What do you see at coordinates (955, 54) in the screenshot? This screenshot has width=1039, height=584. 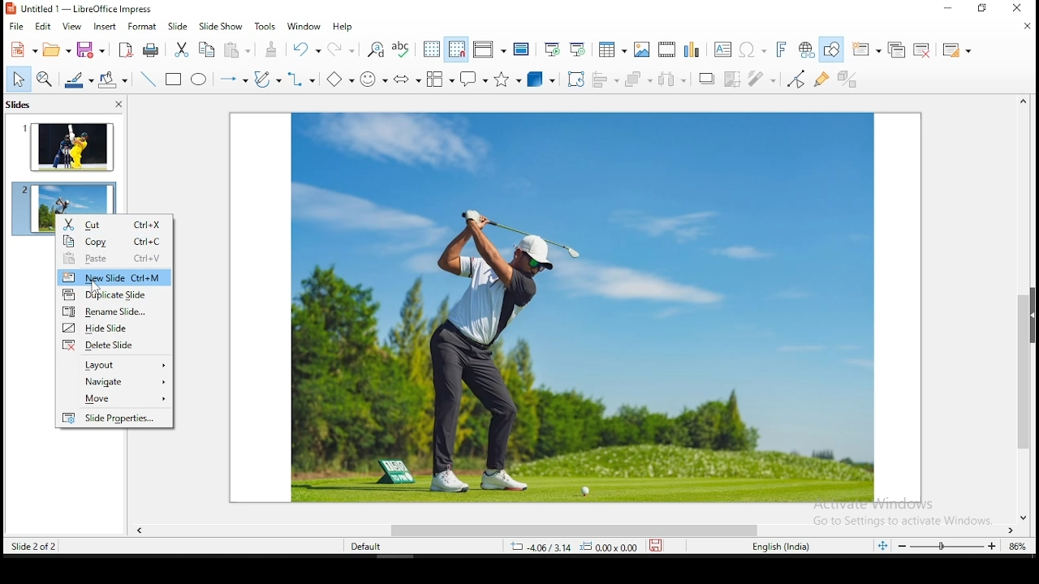 I see `slide layout` at bounding box center [955, 54].